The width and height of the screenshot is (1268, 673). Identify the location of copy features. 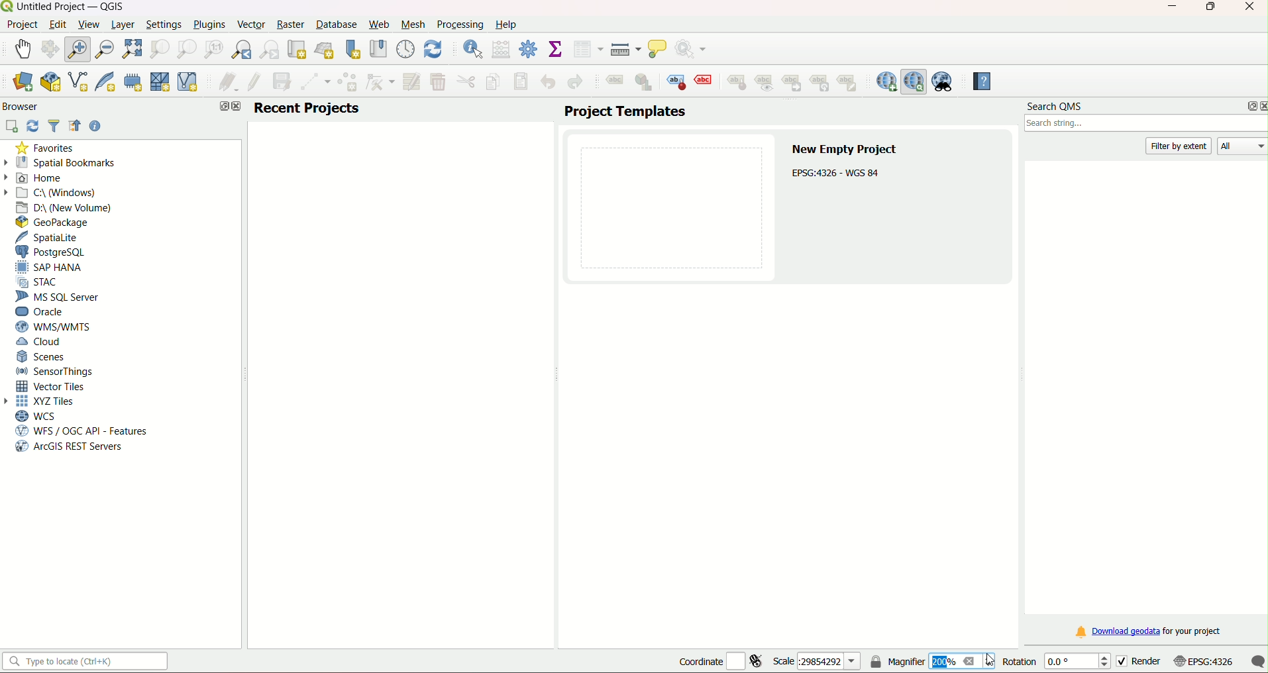
(492, 82).